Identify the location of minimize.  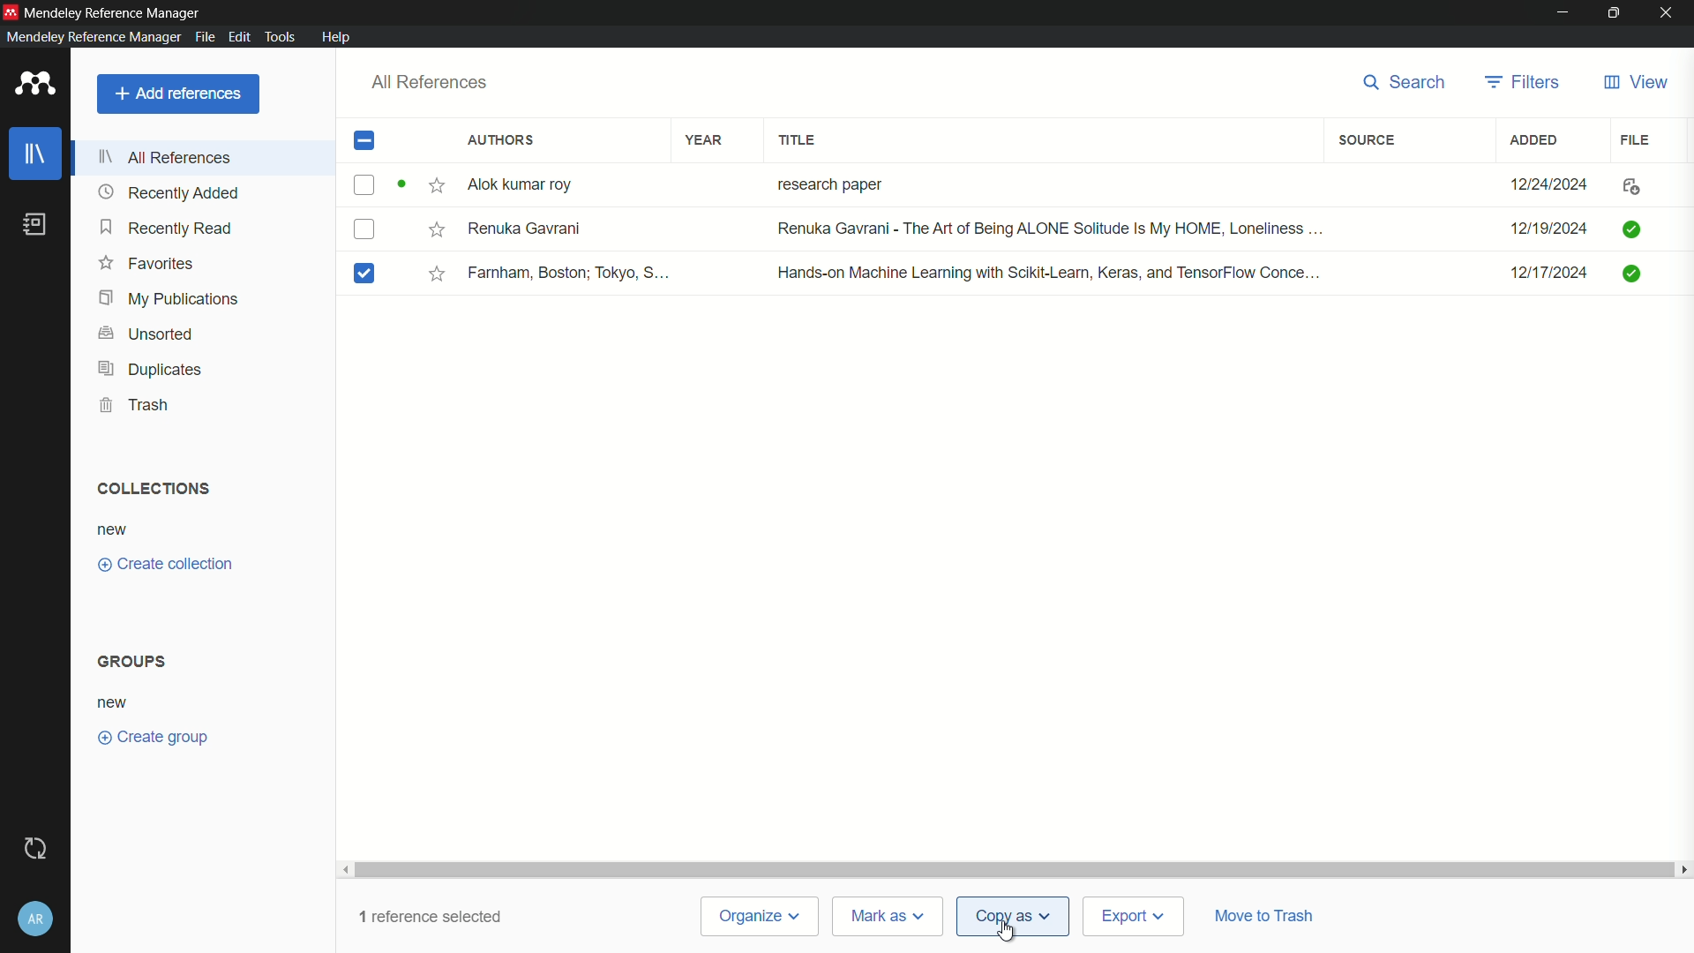
(1560, 11).